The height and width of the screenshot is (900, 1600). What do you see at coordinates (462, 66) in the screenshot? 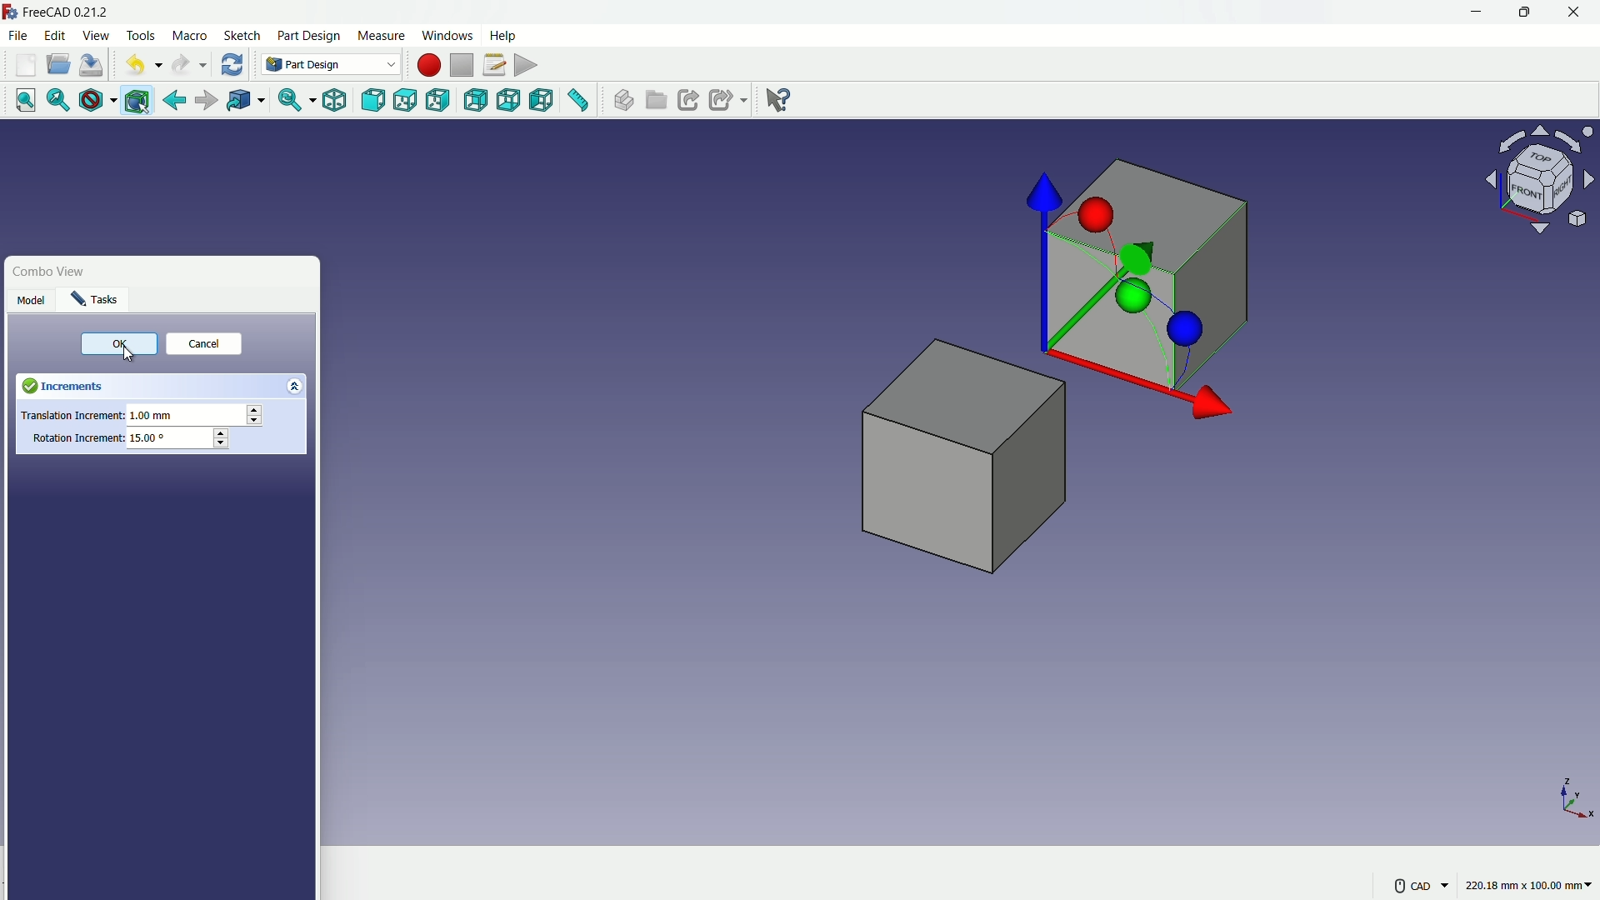
I see `stop macros` at bounding box center [462, 66].